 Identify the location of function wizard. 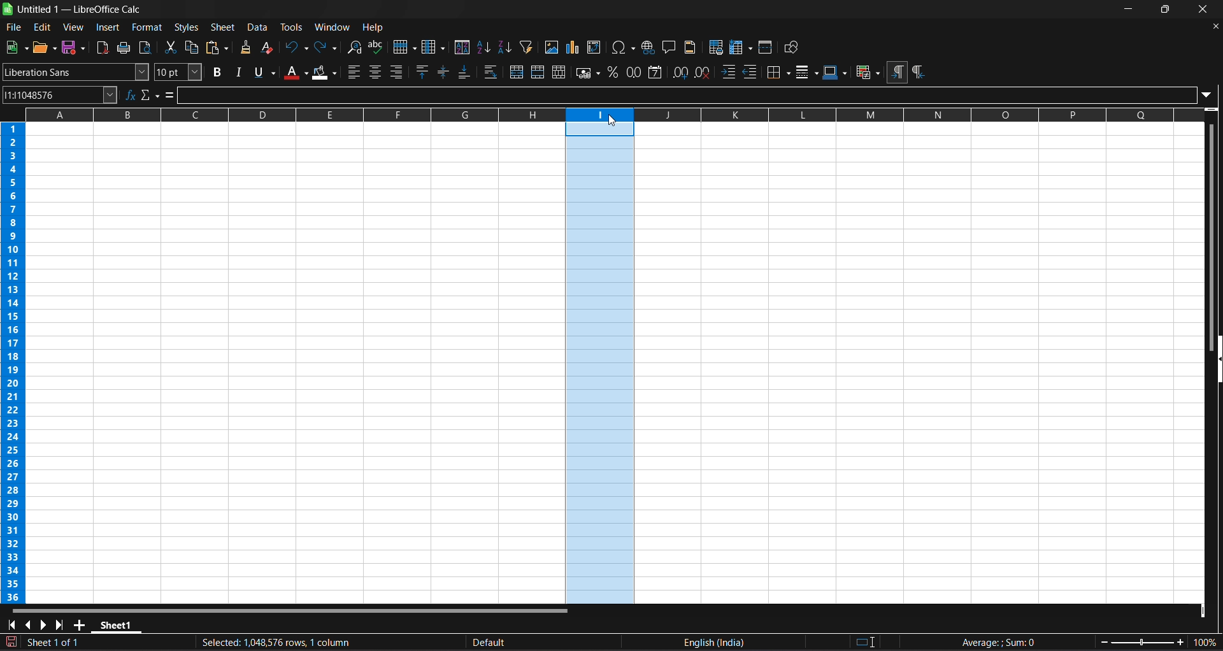
(129, 94).